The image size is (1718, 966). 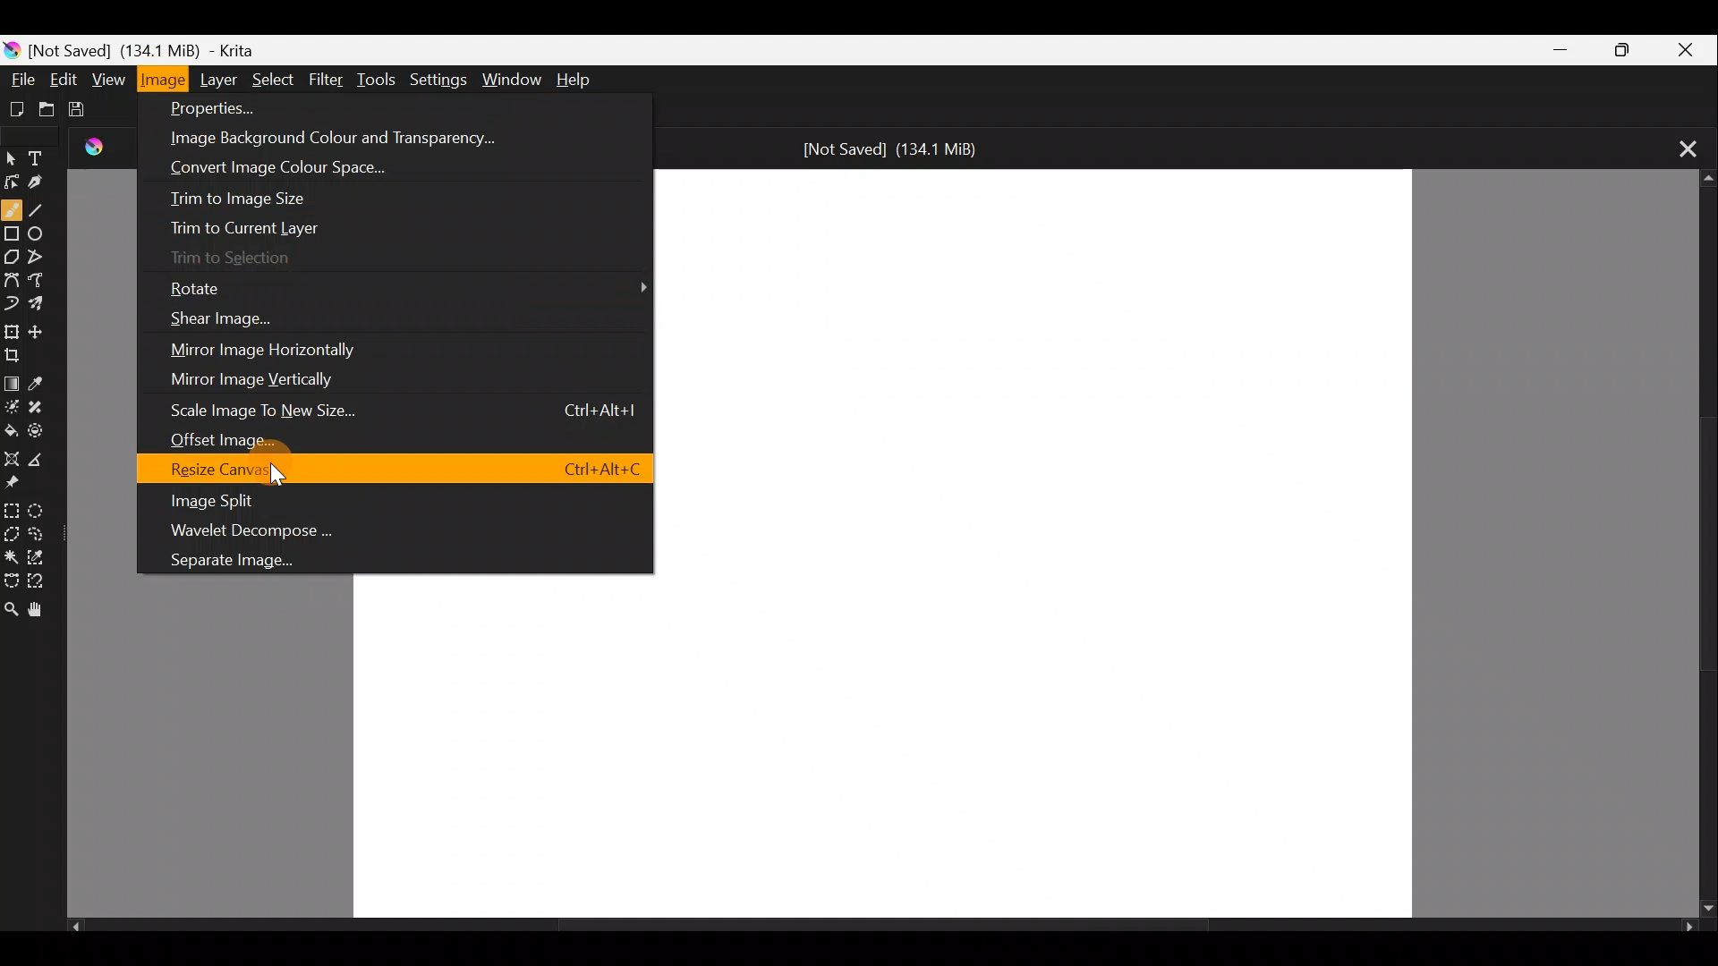 What do you see at coordinates (891, 146) in the screenshot?
I see `[Not Saved] (134.1 MiB)` at bounding box center [891, 146].